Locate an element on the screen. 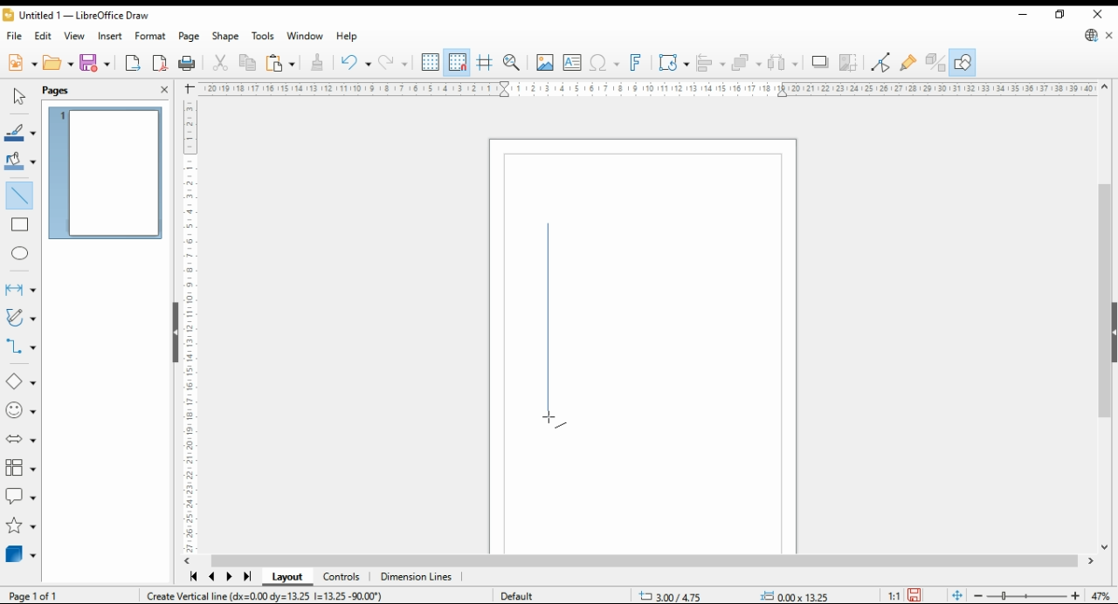 Image resolution: width=1118 pixels, height=604 pixels. ellipse is located at coordinates (20, 251).